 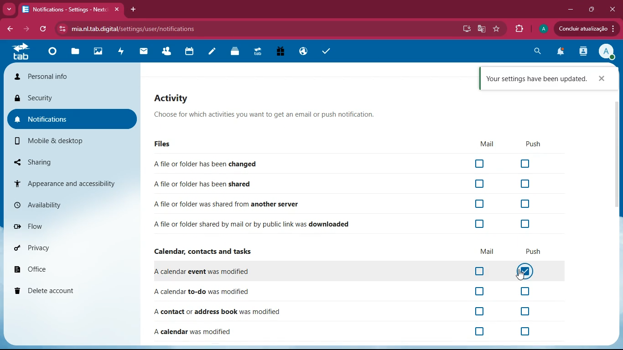 What do you see at coordinates (9, 29) in the screenshot?
I see `back` at bounding box center [9, 29].